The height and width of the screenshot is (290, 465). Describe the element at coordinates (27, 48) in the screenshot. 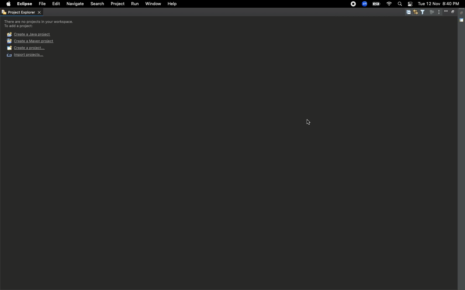

I see `Create a project` at that location.